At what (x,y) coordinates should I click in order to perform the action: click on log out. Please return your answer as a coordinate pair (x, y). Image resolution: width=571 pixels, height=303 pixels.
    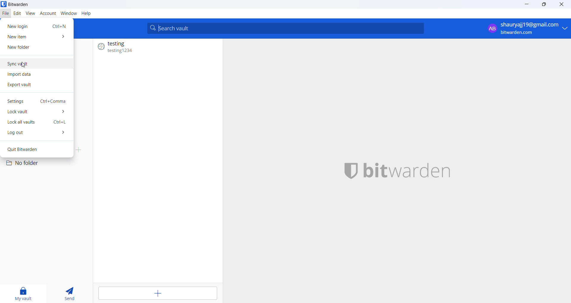
    Looking at the image, I should click on (40, 134).